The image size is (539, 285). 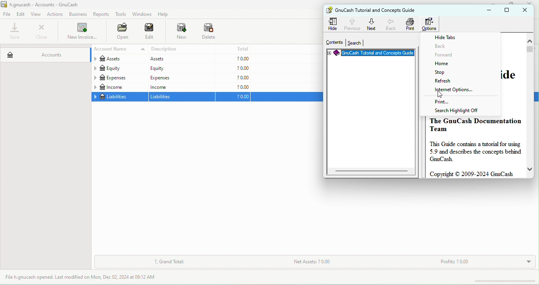 I want to click on description, so click(x=182, y=49).